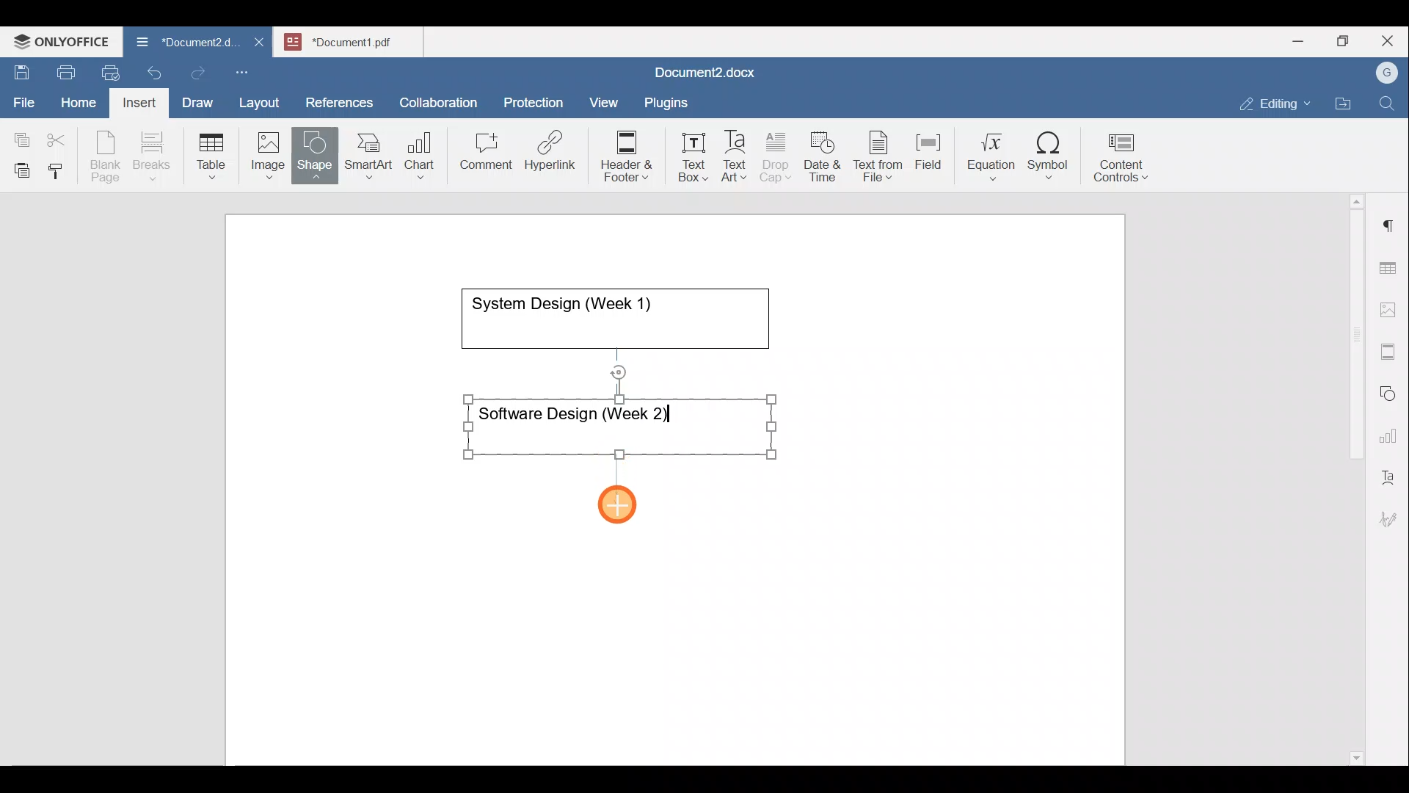 This screenshot has height=793, width=1409. Describe the element at coordinates (605, 98) in the screenshot. I see `View` at that location.